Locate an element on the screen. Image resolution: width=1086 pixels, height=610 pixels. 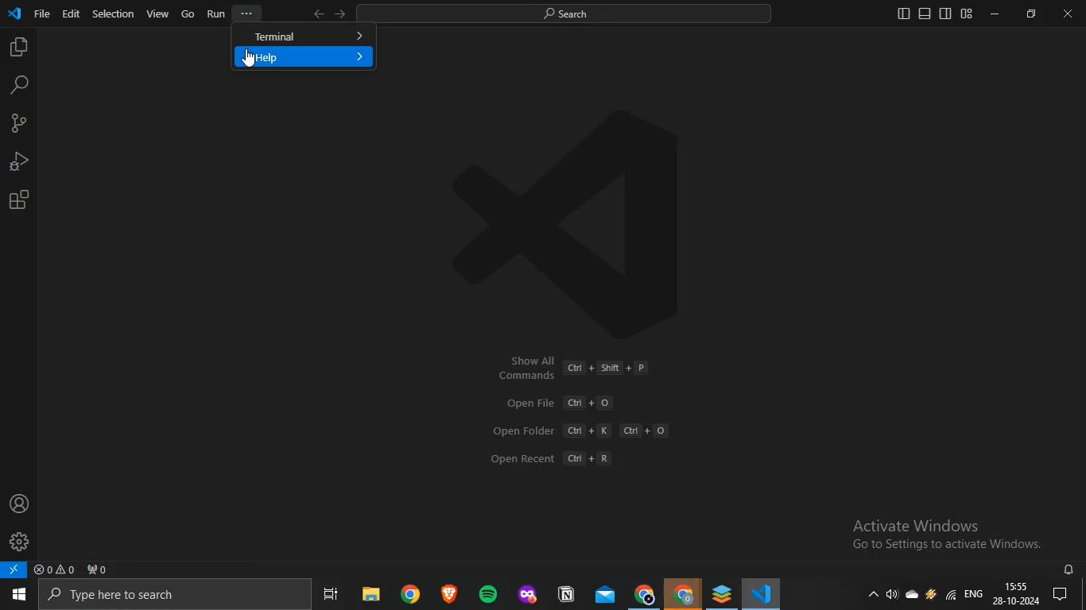
VS Logo is located at coordinates (609, 209).